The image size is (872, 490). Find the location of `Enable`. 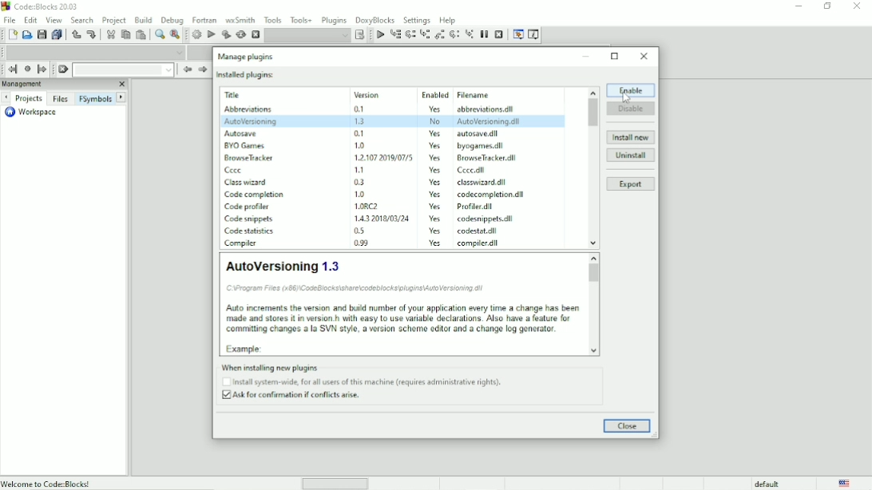

Enable is located at coordinates (631, 90).